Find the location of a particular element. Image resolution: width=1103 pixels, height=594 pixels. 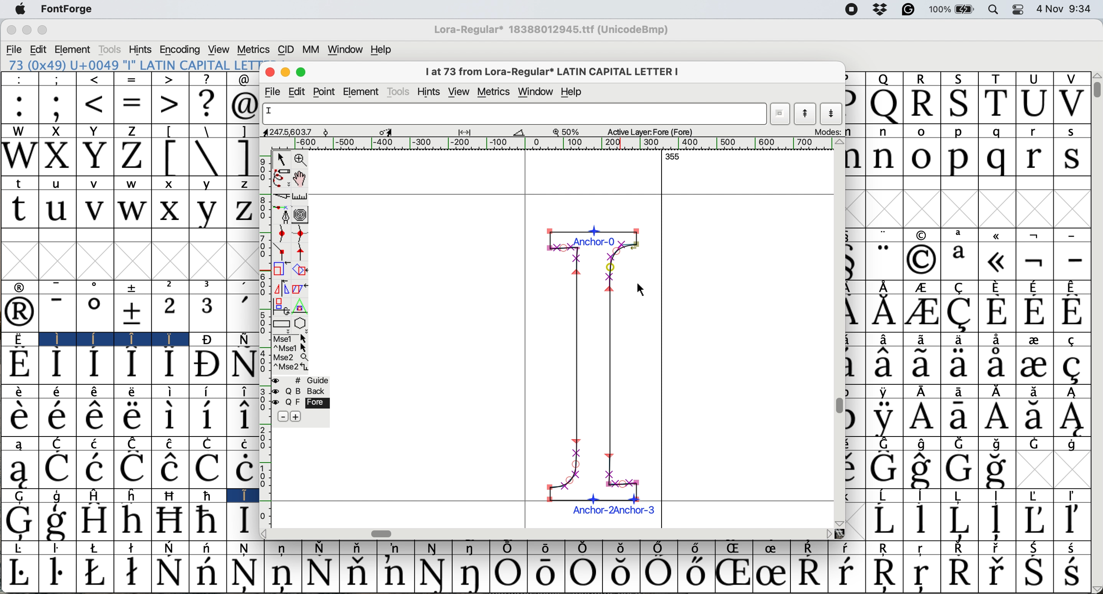

3 is located at coordinates (209, 313).